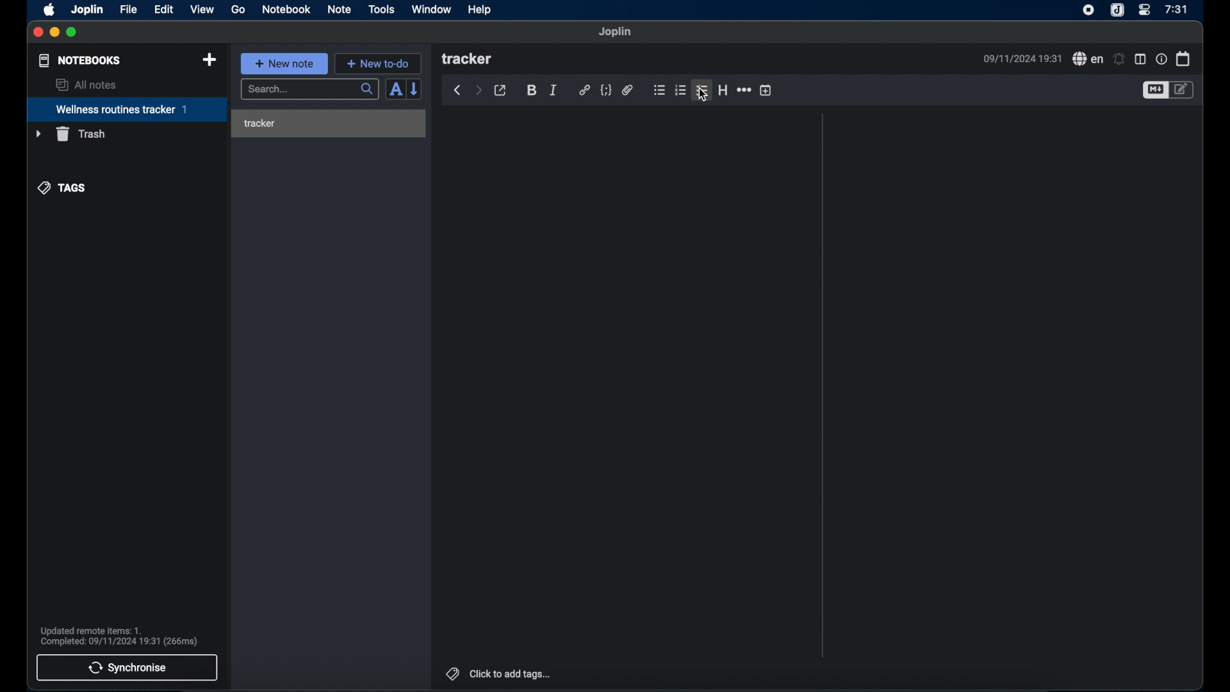 This screenshot has height=692, width=1230. Describe the element at coordinates (584, 90) in the screenshot. I see `hyperlink` at that location.